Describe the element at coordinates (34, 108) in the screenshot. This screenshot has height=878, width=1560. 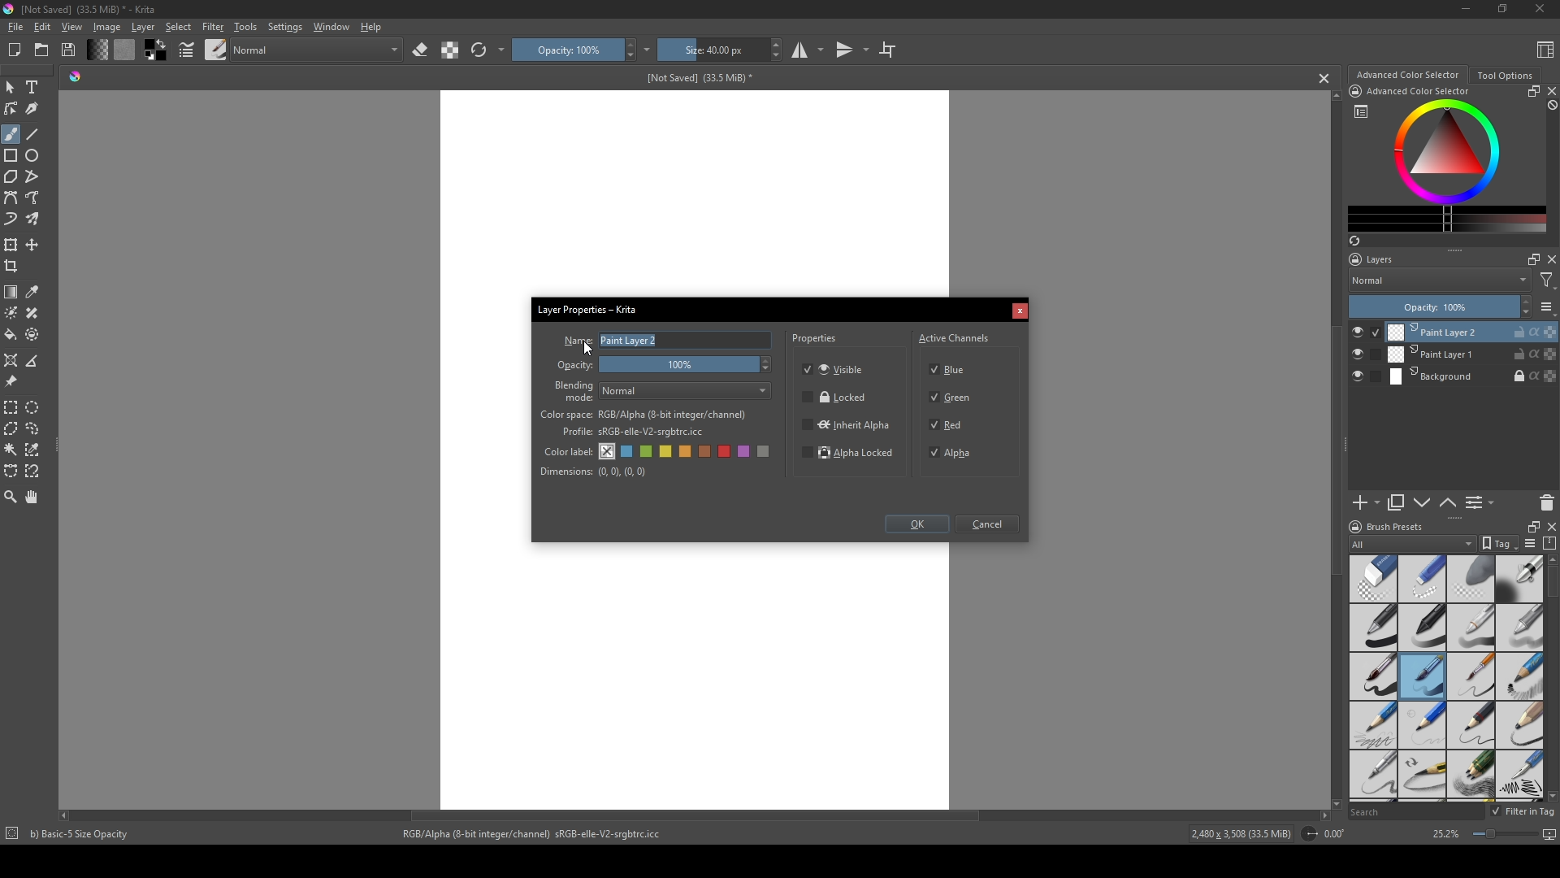
I see `calligraphy` at that location.